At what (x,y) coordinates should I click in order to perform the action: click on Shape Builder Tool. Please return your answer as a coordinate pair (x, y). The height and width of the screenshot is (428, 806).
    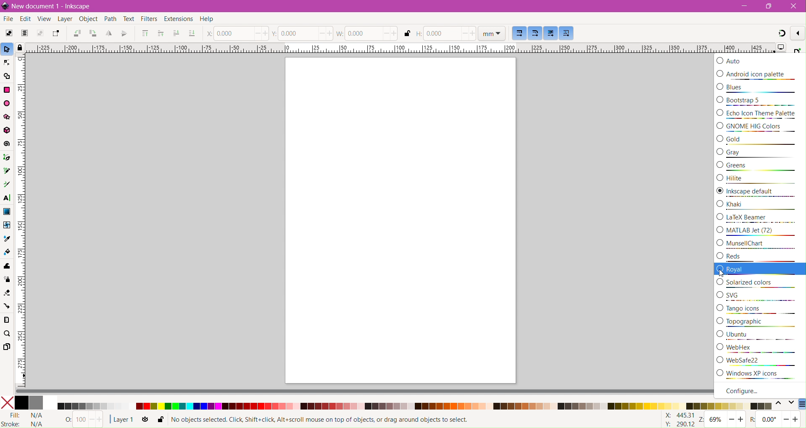
    Looking at the image, I should click on (7, 77).